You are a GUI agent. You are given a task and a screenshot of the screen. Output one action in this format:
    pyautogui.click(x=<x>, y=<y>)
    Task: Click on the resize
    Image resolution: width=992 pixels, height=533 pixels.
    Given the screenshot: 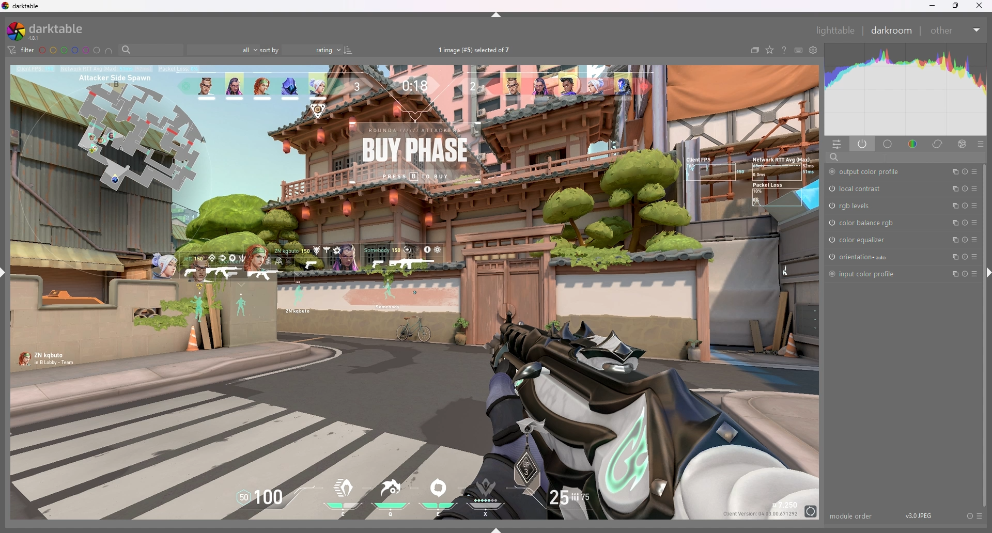 What is the action you would take?
    pyautogui.click(x=956, y=6)
    